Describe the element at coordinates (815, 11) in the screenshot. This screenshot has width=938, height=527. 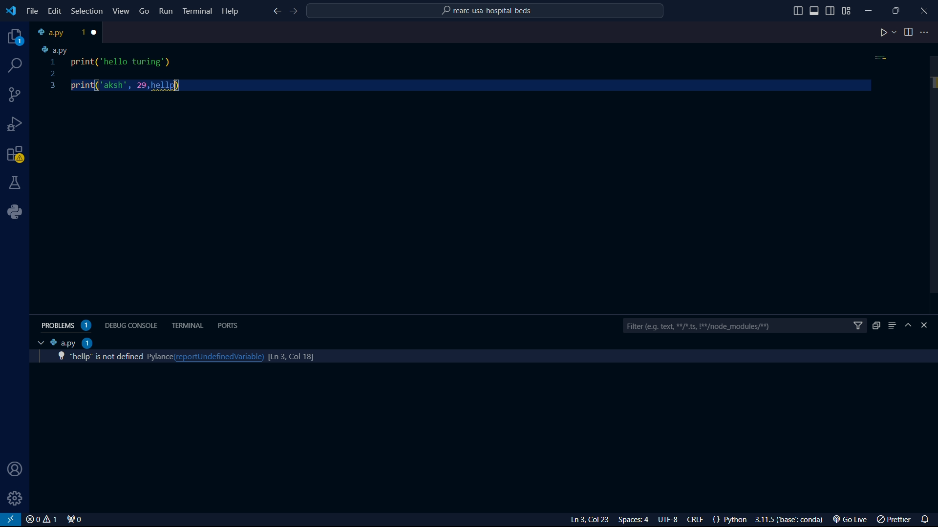
I see `toggle sidebar` at that location.